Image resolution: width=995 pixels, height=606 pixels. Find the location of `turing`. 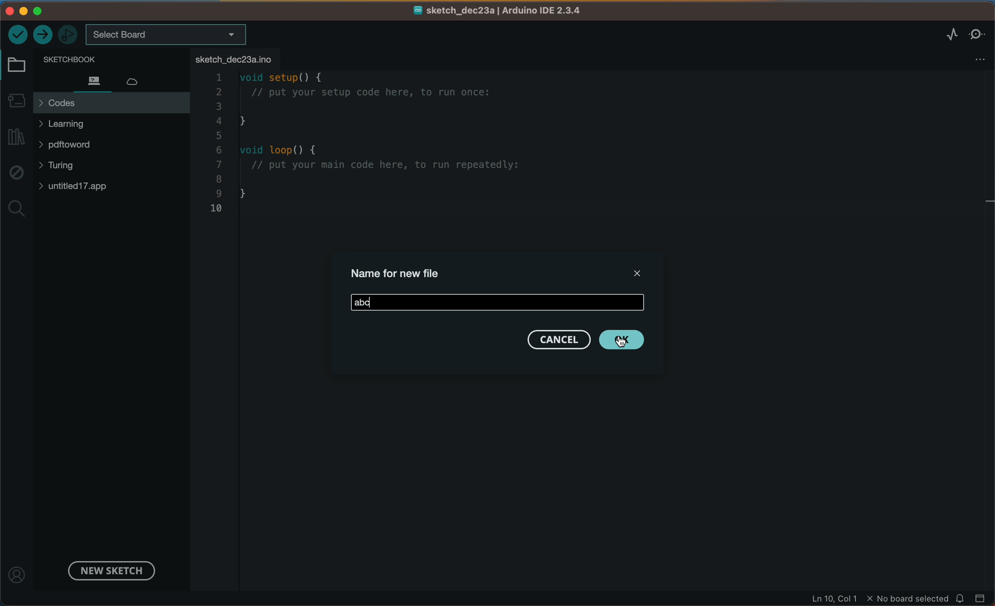

turing is located at coordinates (63, 167).